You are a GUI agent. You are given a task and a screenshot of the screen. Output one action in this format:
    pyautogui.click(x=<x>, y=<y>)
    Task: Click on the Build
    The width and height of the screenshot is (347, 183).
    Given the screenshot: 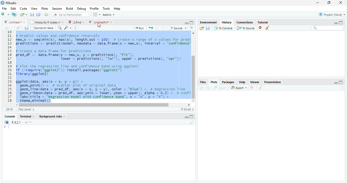 What is the action you would take?
    pyautogui.click(x=70, y=9)
    